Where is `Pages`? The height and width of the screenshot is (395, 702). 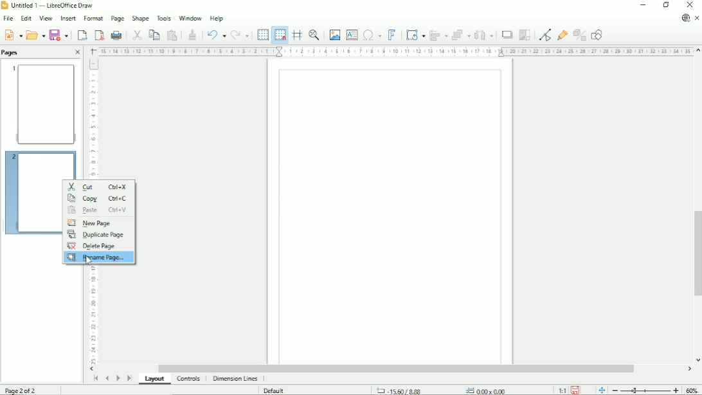 Pages is located at coordinates (12, 52).